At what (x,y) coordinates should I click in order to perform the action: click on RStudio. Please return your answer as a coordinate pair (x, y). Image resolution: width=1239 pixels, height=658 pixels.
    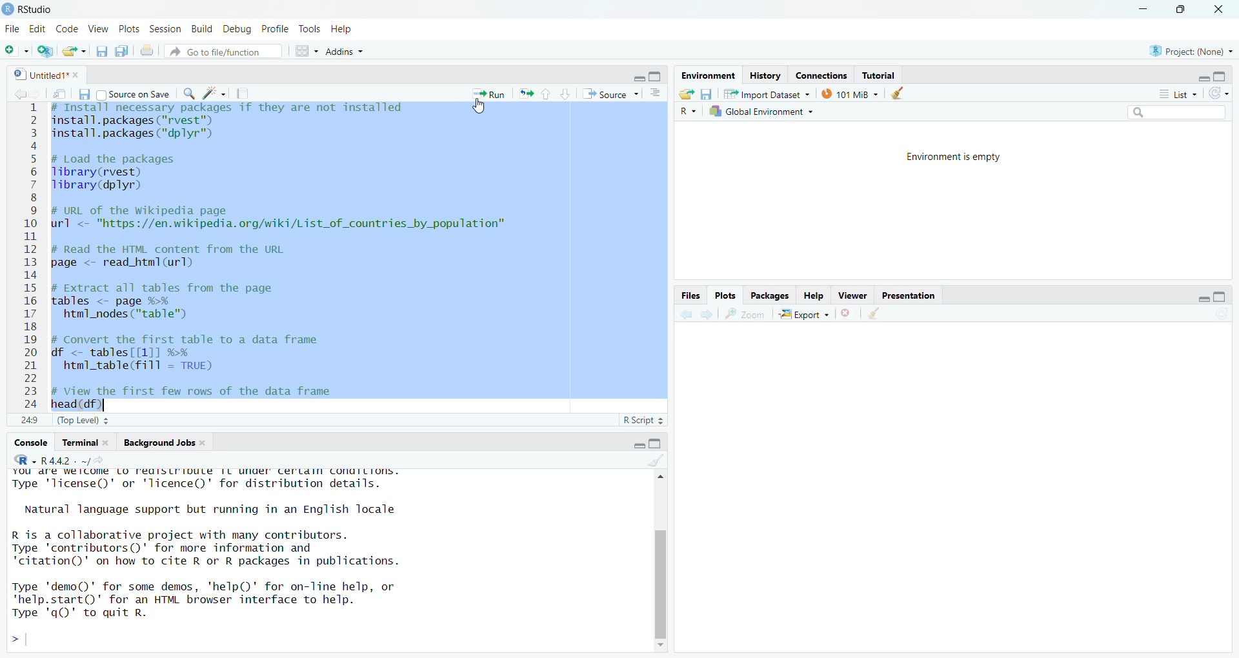
    Looking at the image, I should click on (34, 10).